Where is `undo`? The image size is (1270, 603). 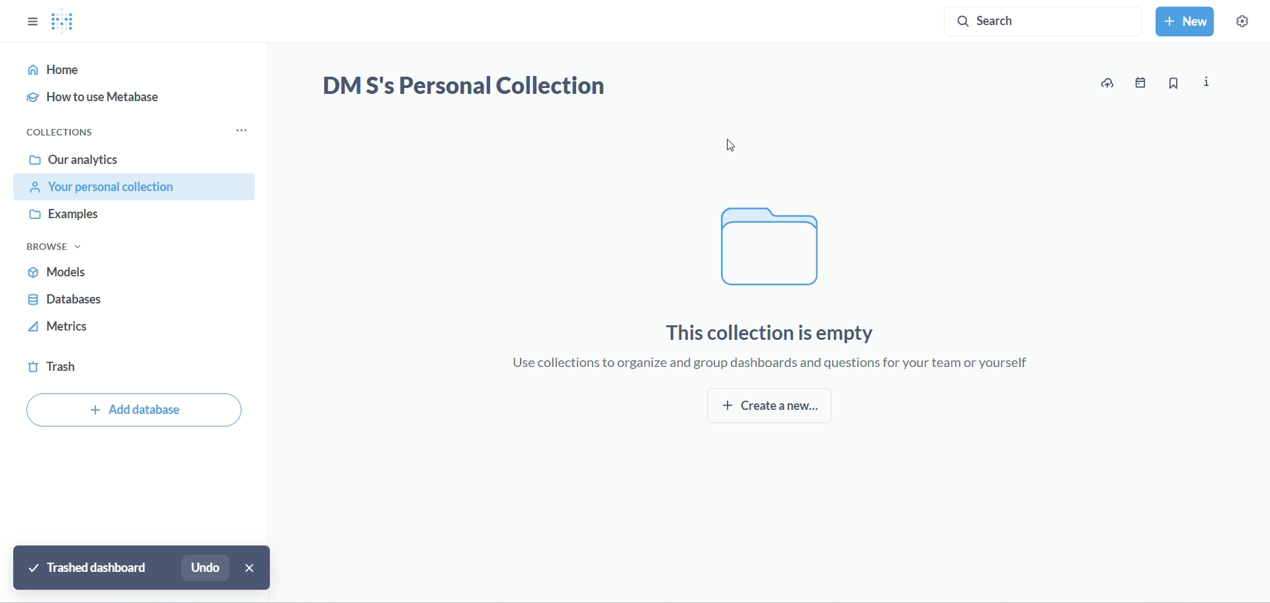 undo is located at coordinates (208, 568).